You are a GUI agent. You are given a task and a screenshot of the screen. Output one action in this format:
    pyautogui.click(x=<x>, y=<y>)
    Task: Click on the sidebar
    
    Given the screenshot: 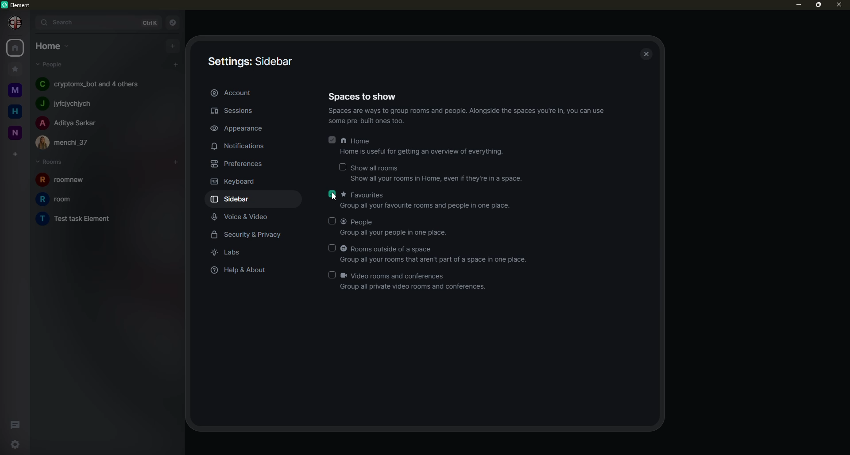 What is the action you would take?
    pyautogui.click(x=252, y=62)
    